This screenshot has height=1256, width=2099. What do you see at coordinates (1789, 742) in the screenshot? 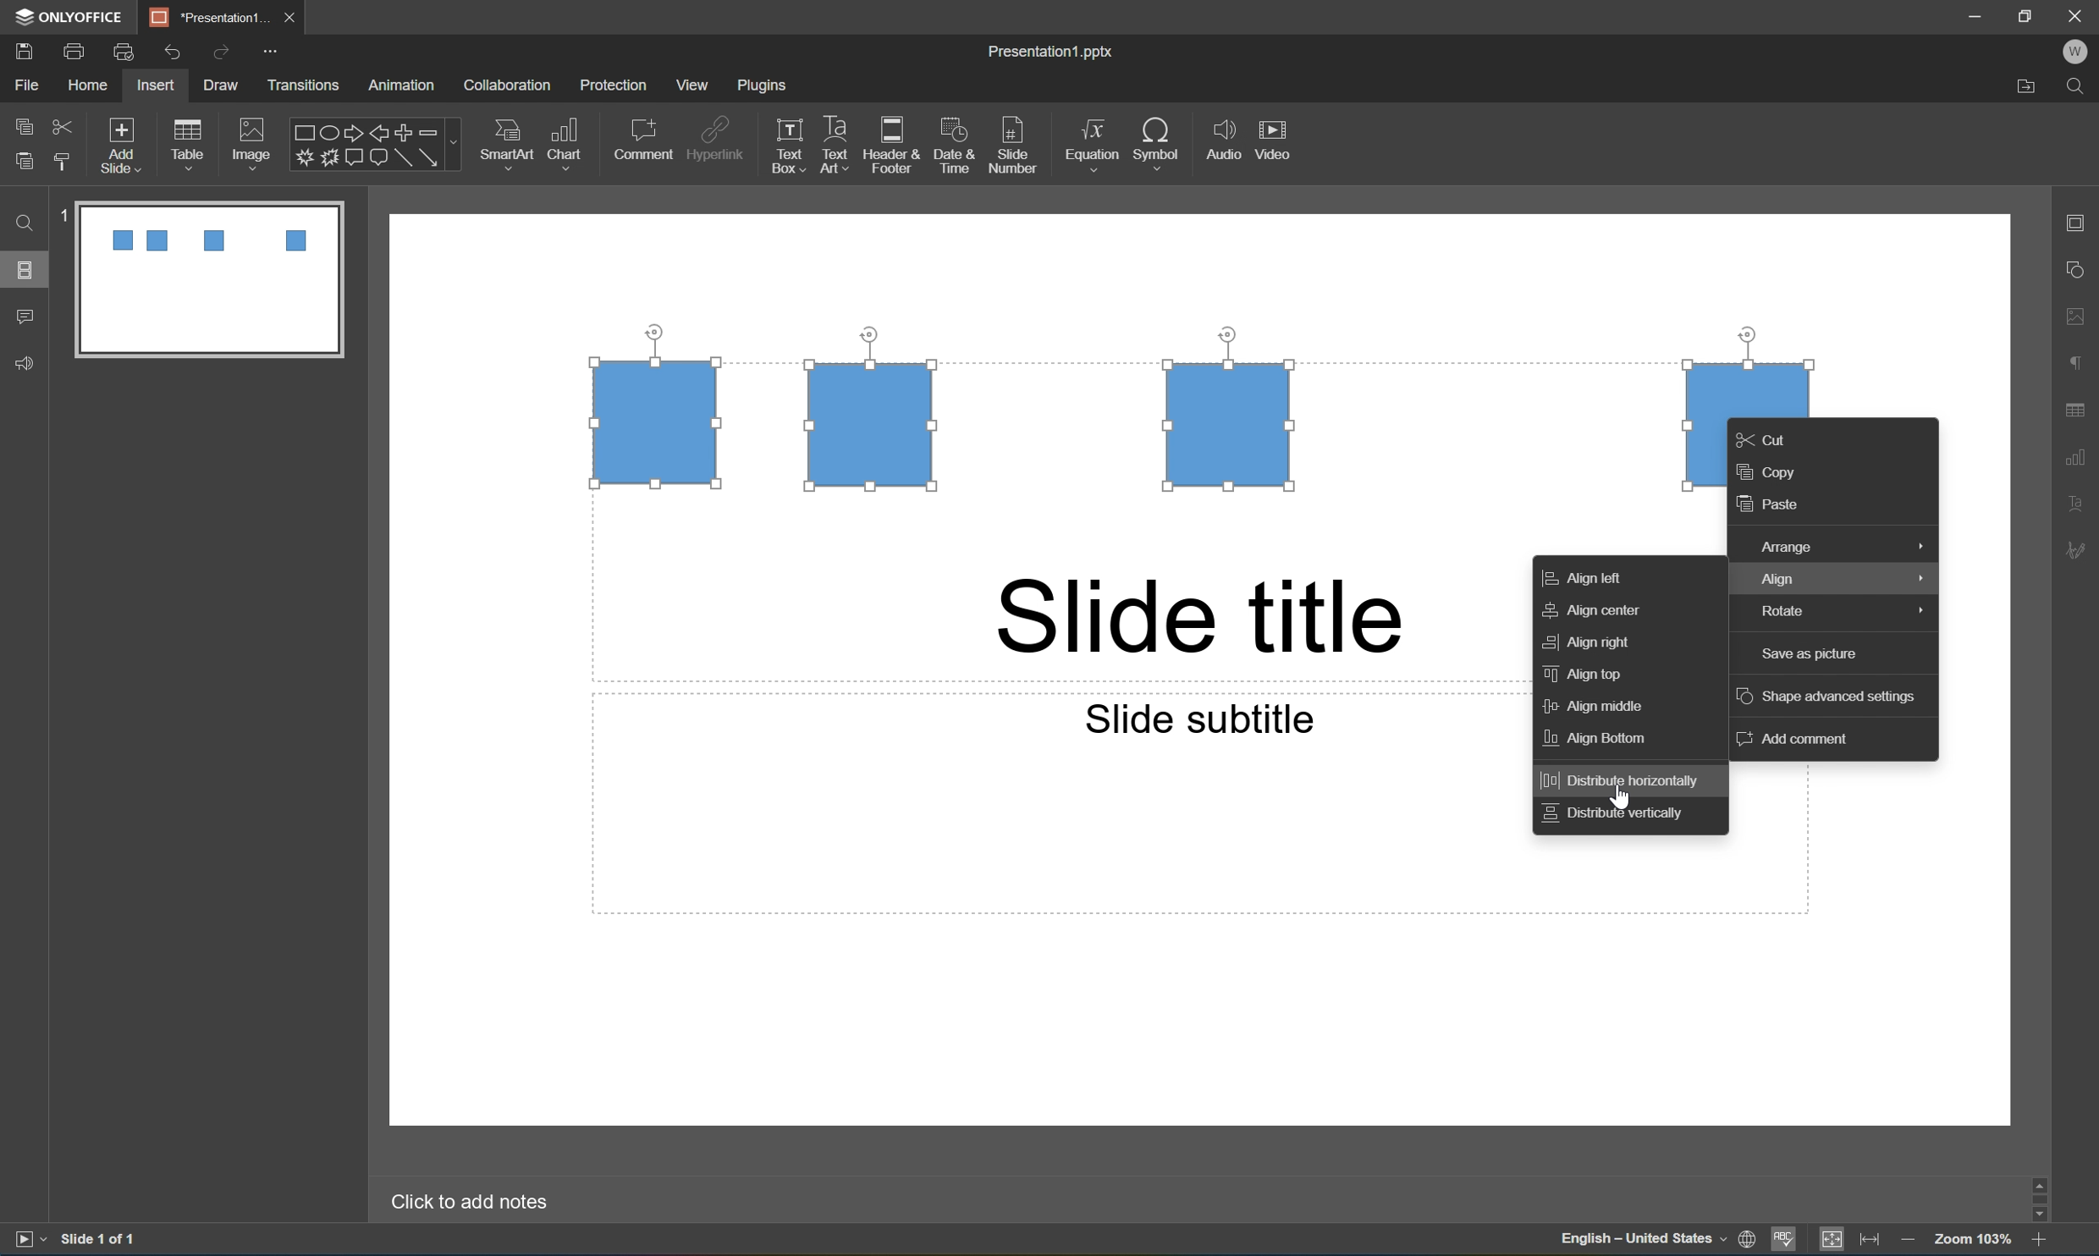
I see `add comment` at bounding box center [1789, 742].